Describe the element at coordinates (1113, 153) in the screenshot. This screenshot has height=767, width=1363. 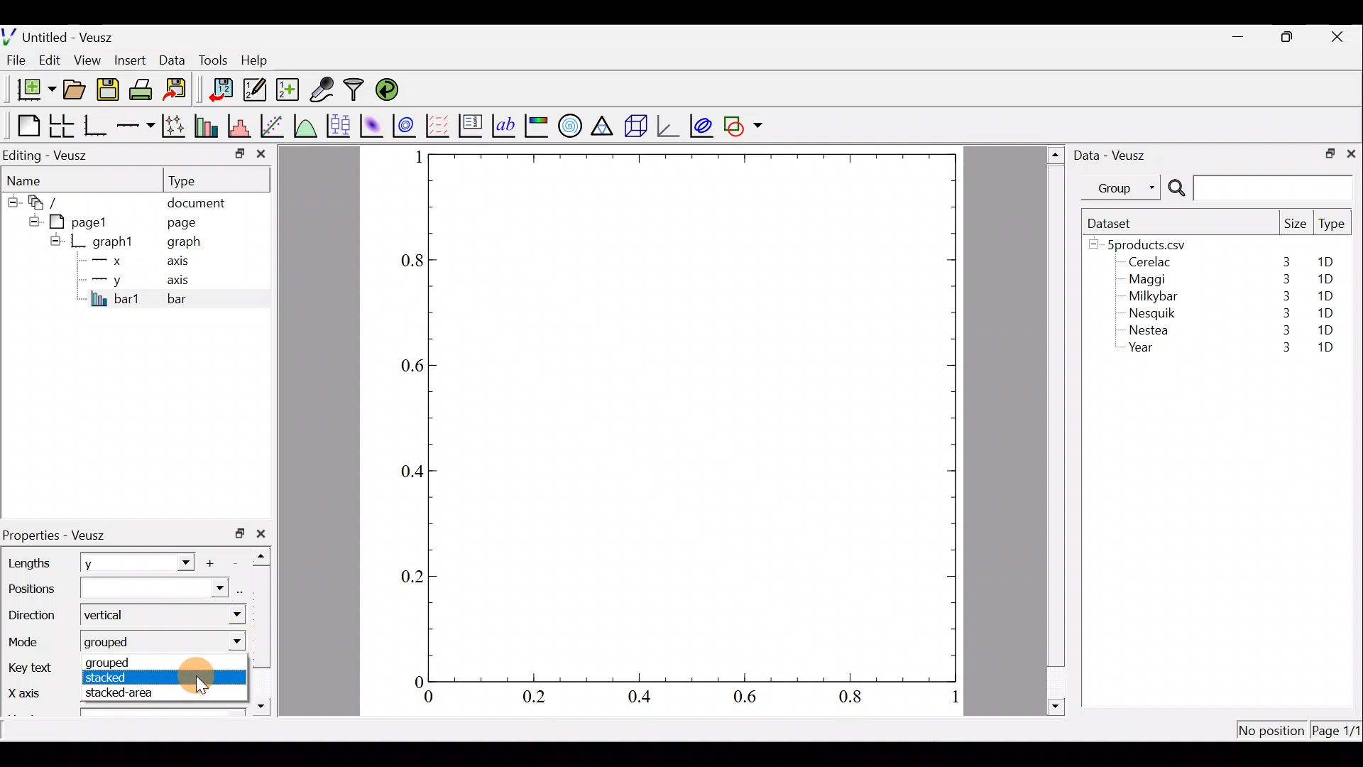
I see `Data - Veusz` at that location.